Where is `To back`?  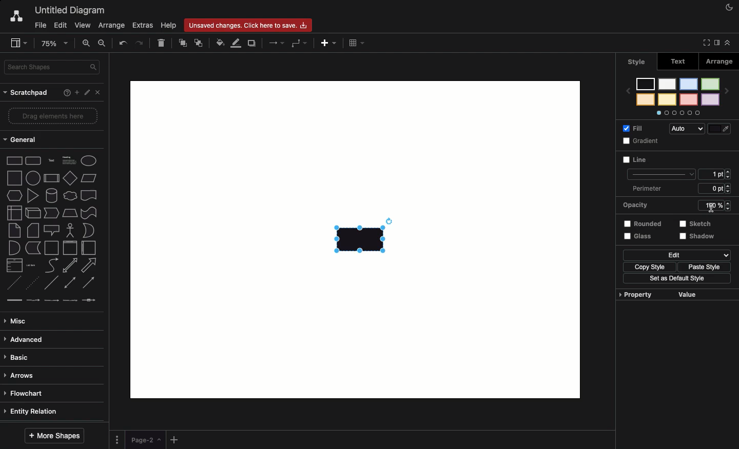 To back is located at coordinates (199, 44).